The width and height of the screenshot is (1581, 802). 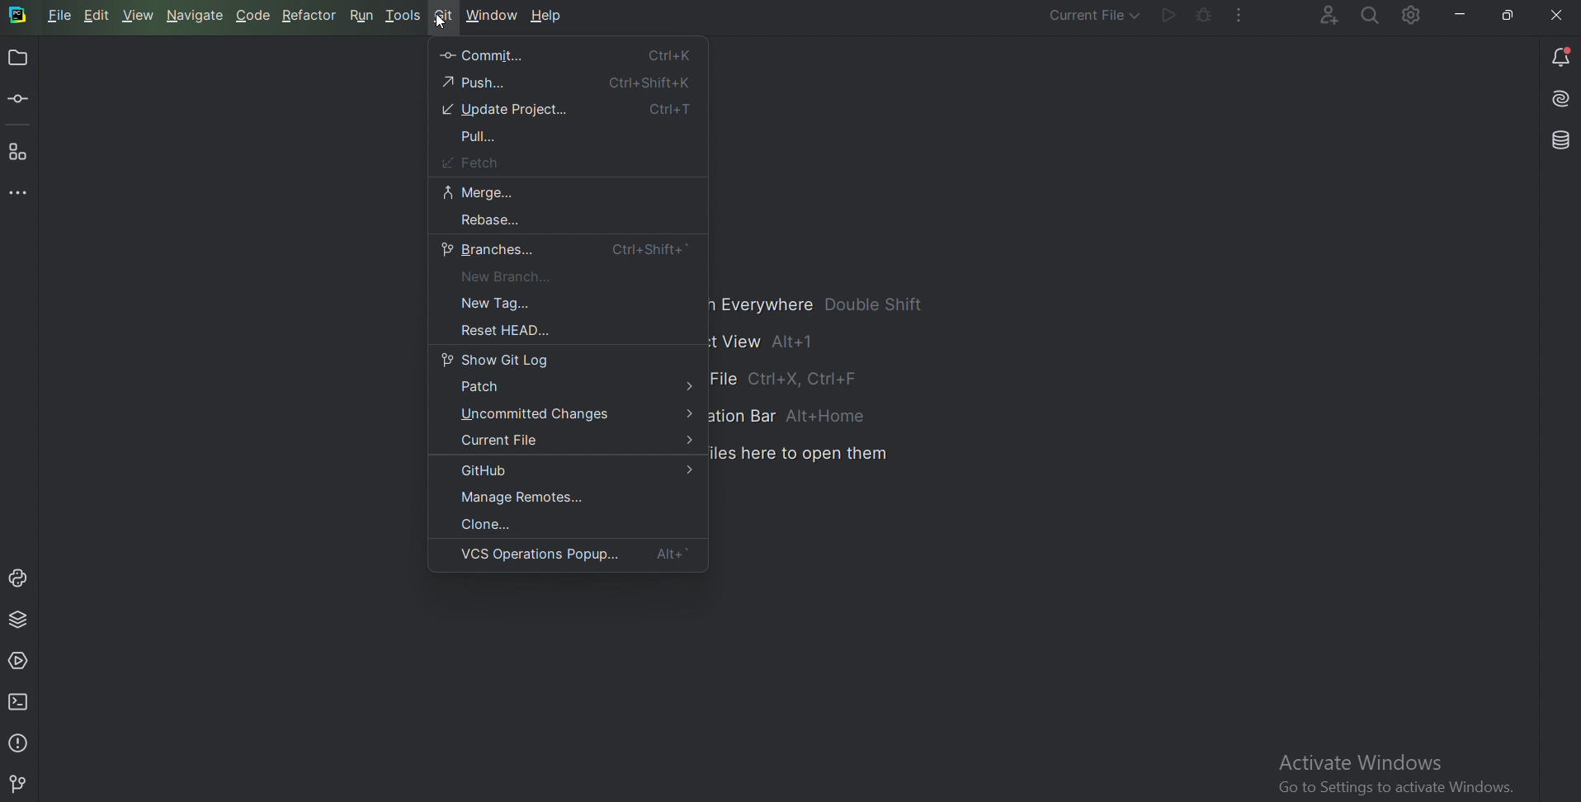 What do you see at coordinates (1559, 101) in the screenshot?
I see `Install AI assistant` at bounding box center [1559, 101].